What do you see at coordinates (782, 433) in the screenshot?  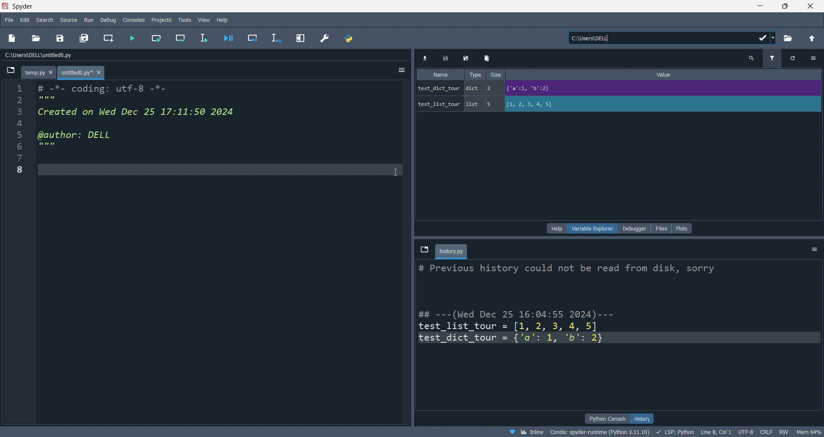 I see `rw` at bounding box center [782, 433].